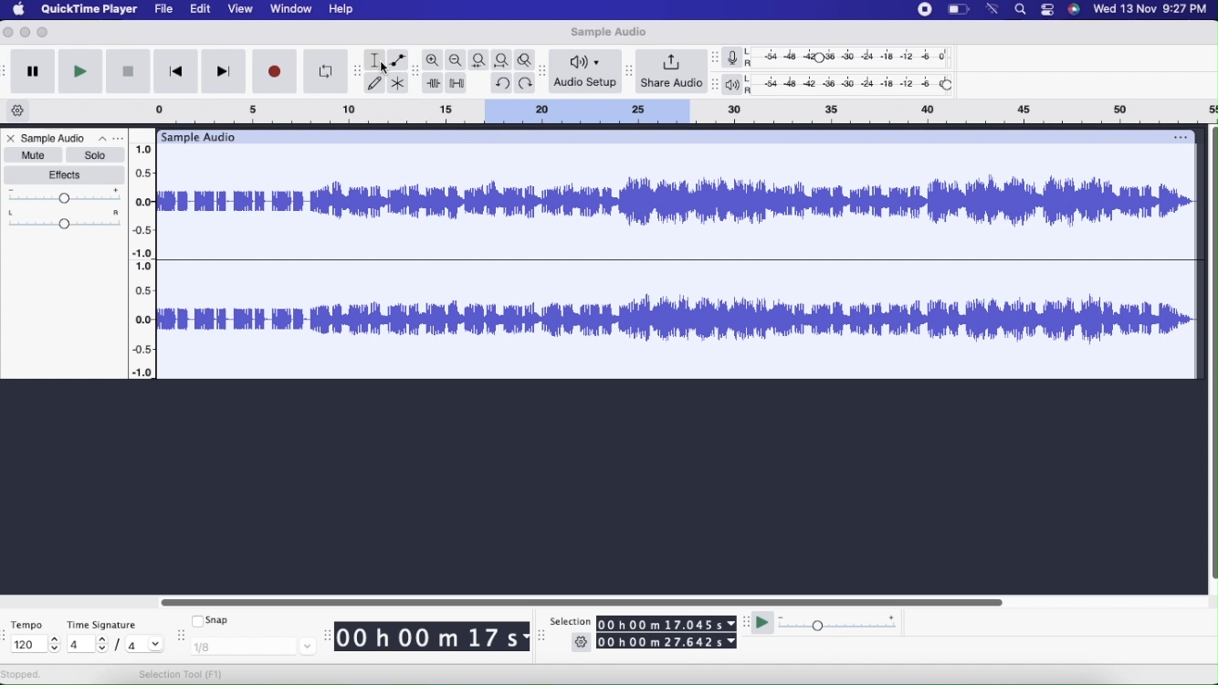 The image size is (1218, 685). I want to click on Sample Audio, so click(606, 32).